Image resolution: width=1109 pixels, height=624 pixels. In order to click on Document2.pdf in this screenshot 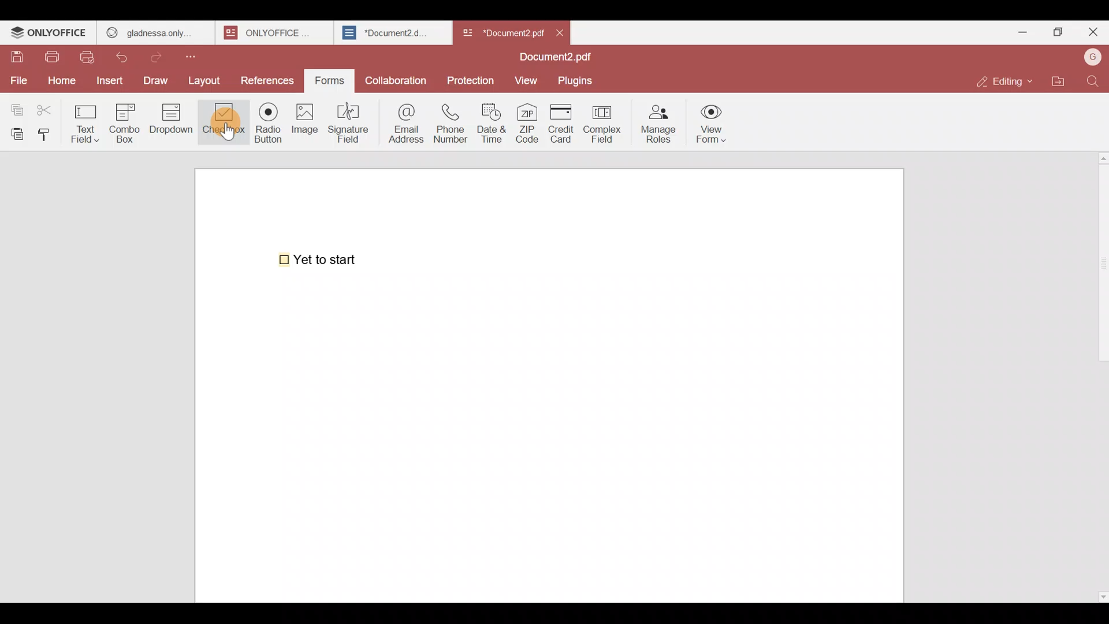, I will do `click(552, 58)`.